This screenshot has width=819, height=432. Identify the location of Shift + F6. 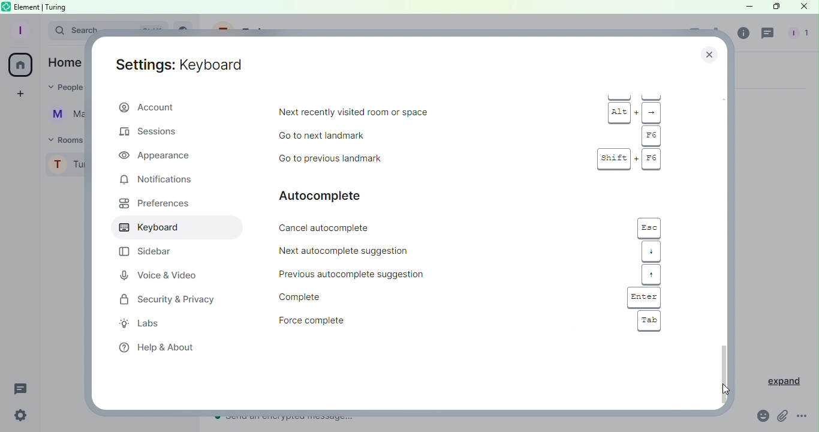
(628, 158).